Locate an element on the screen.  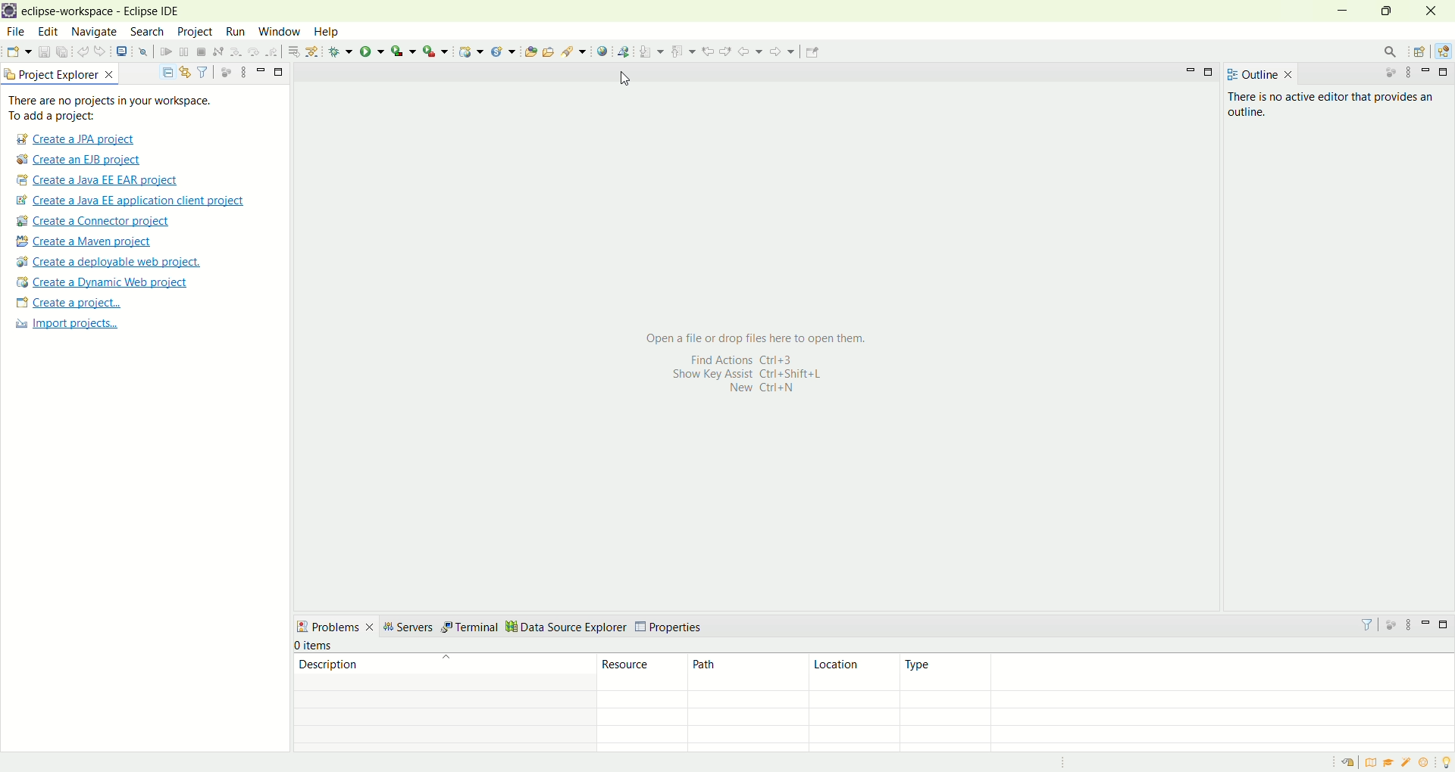
web service explorer is located at coordinates (623, 51).